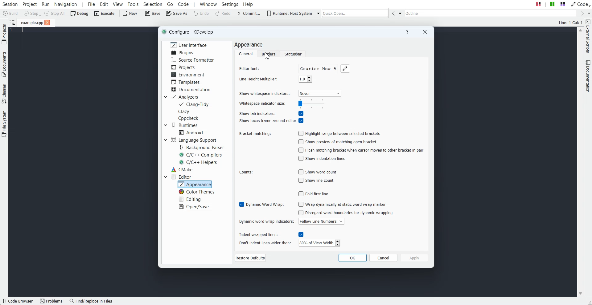 The height and width of the screenshot is (305, 592). Describe the element at coordinates (31, 22) in the screenshot. I see `File` at that location.